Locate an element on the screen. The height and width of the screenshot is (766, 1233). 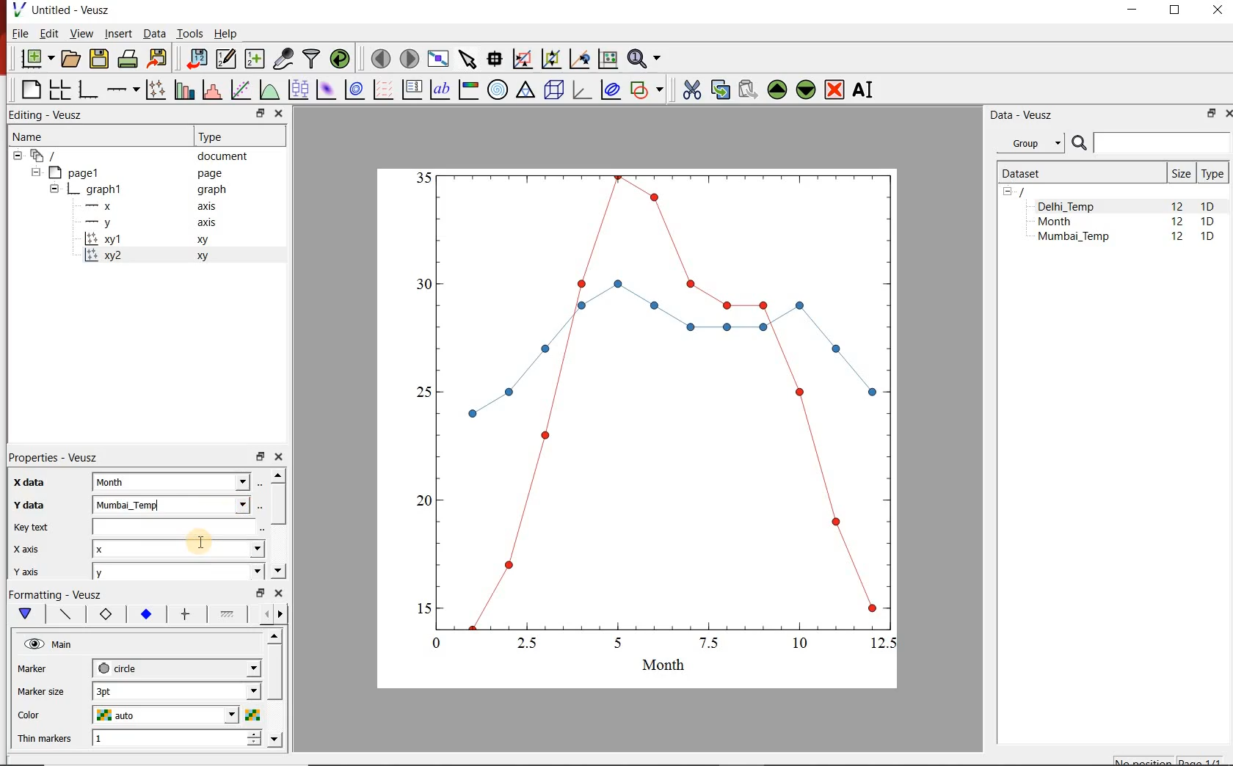
Edit is located at coordinates (48, 33).